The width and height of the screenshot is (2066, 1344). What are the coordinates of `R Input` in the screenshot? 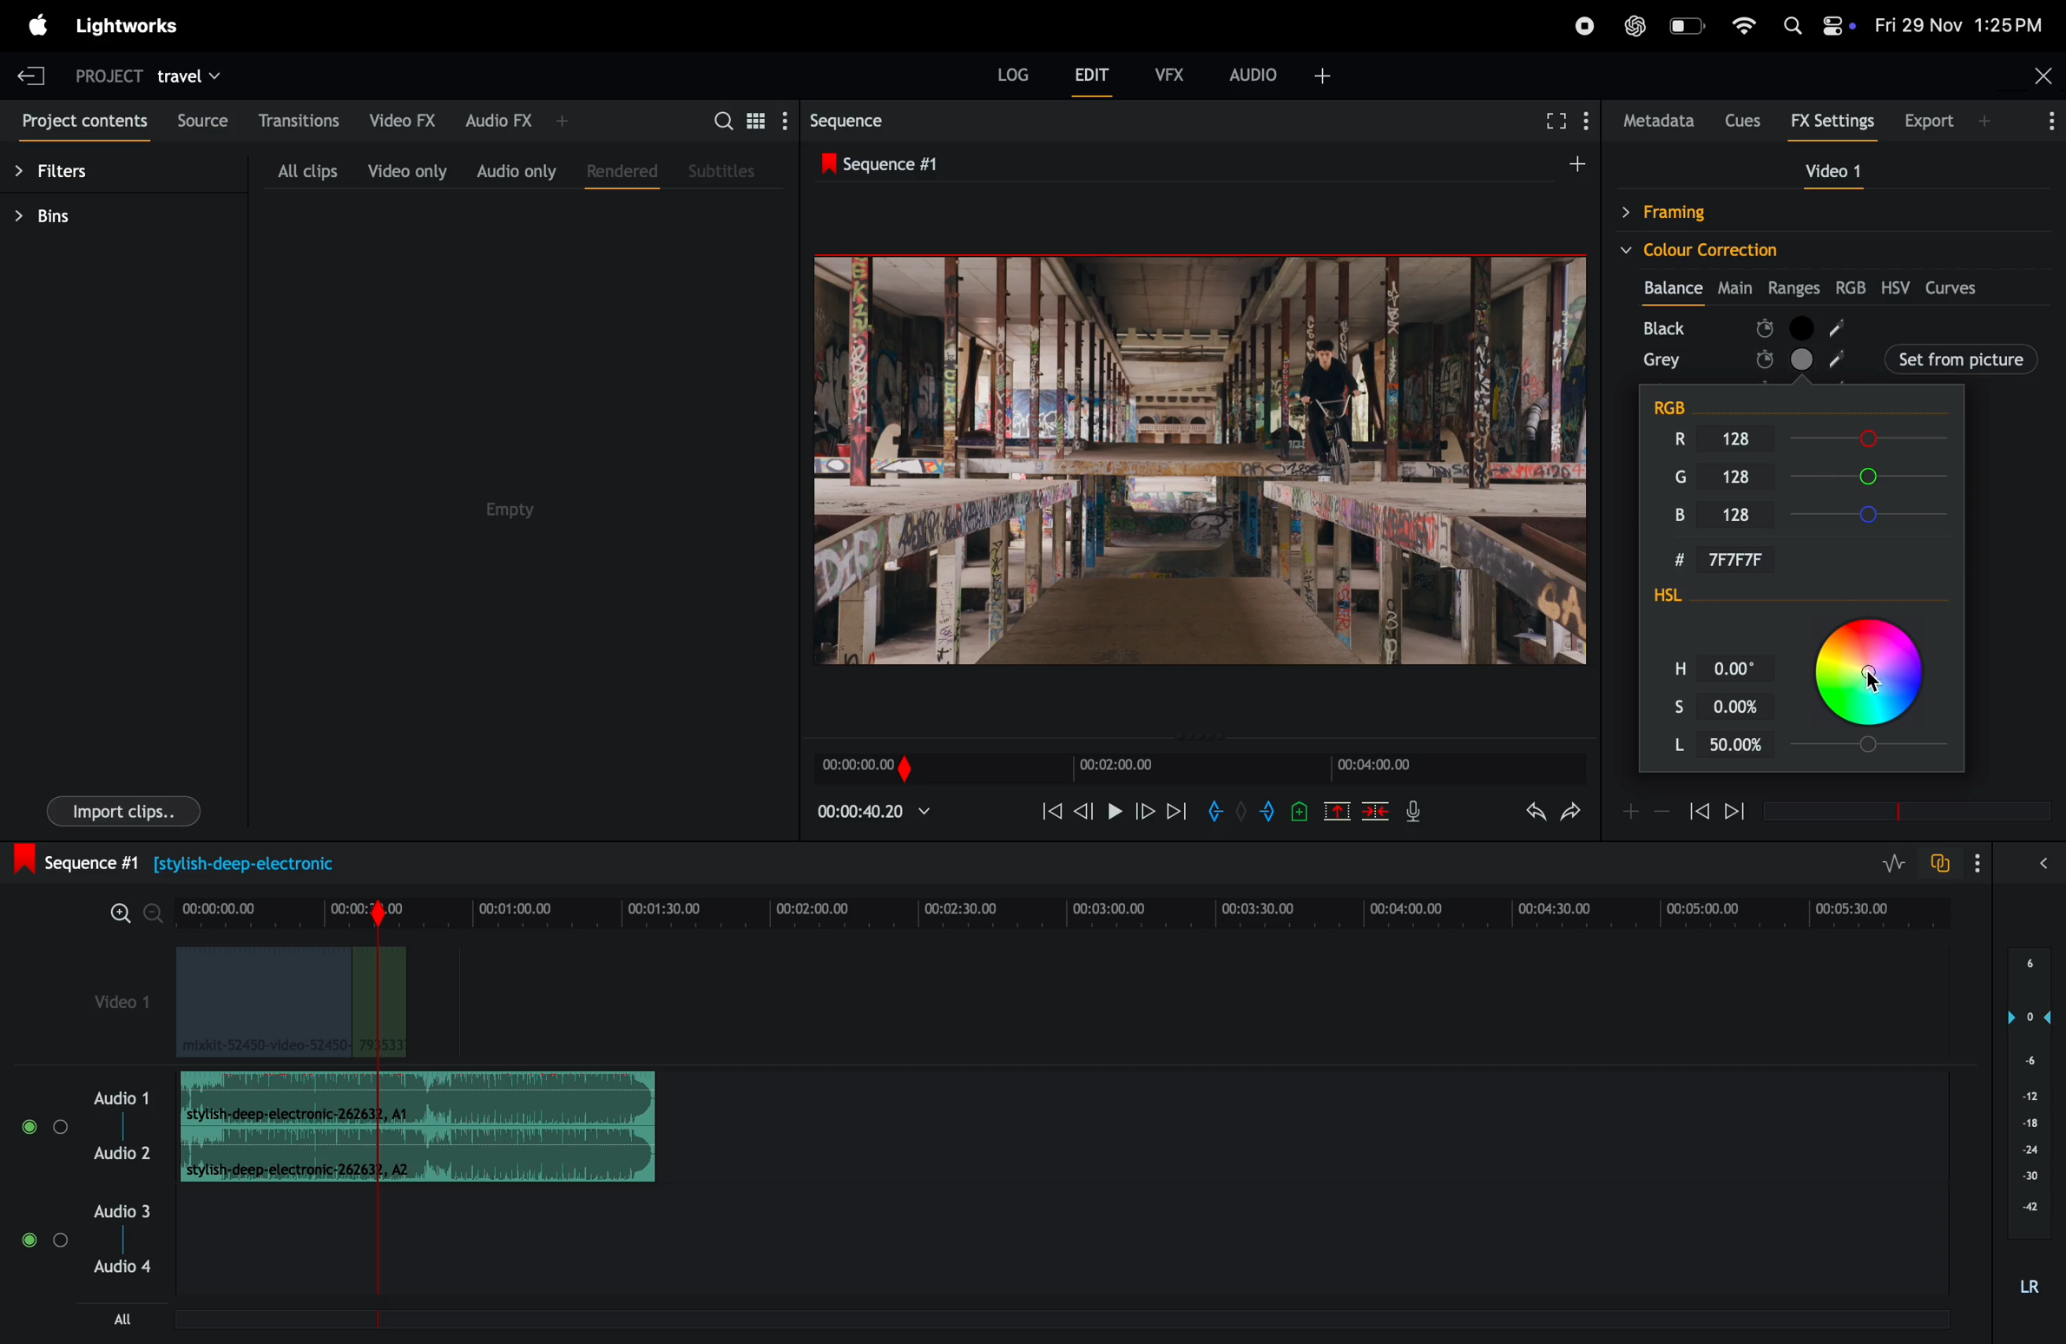 It's located at (1748, 438).